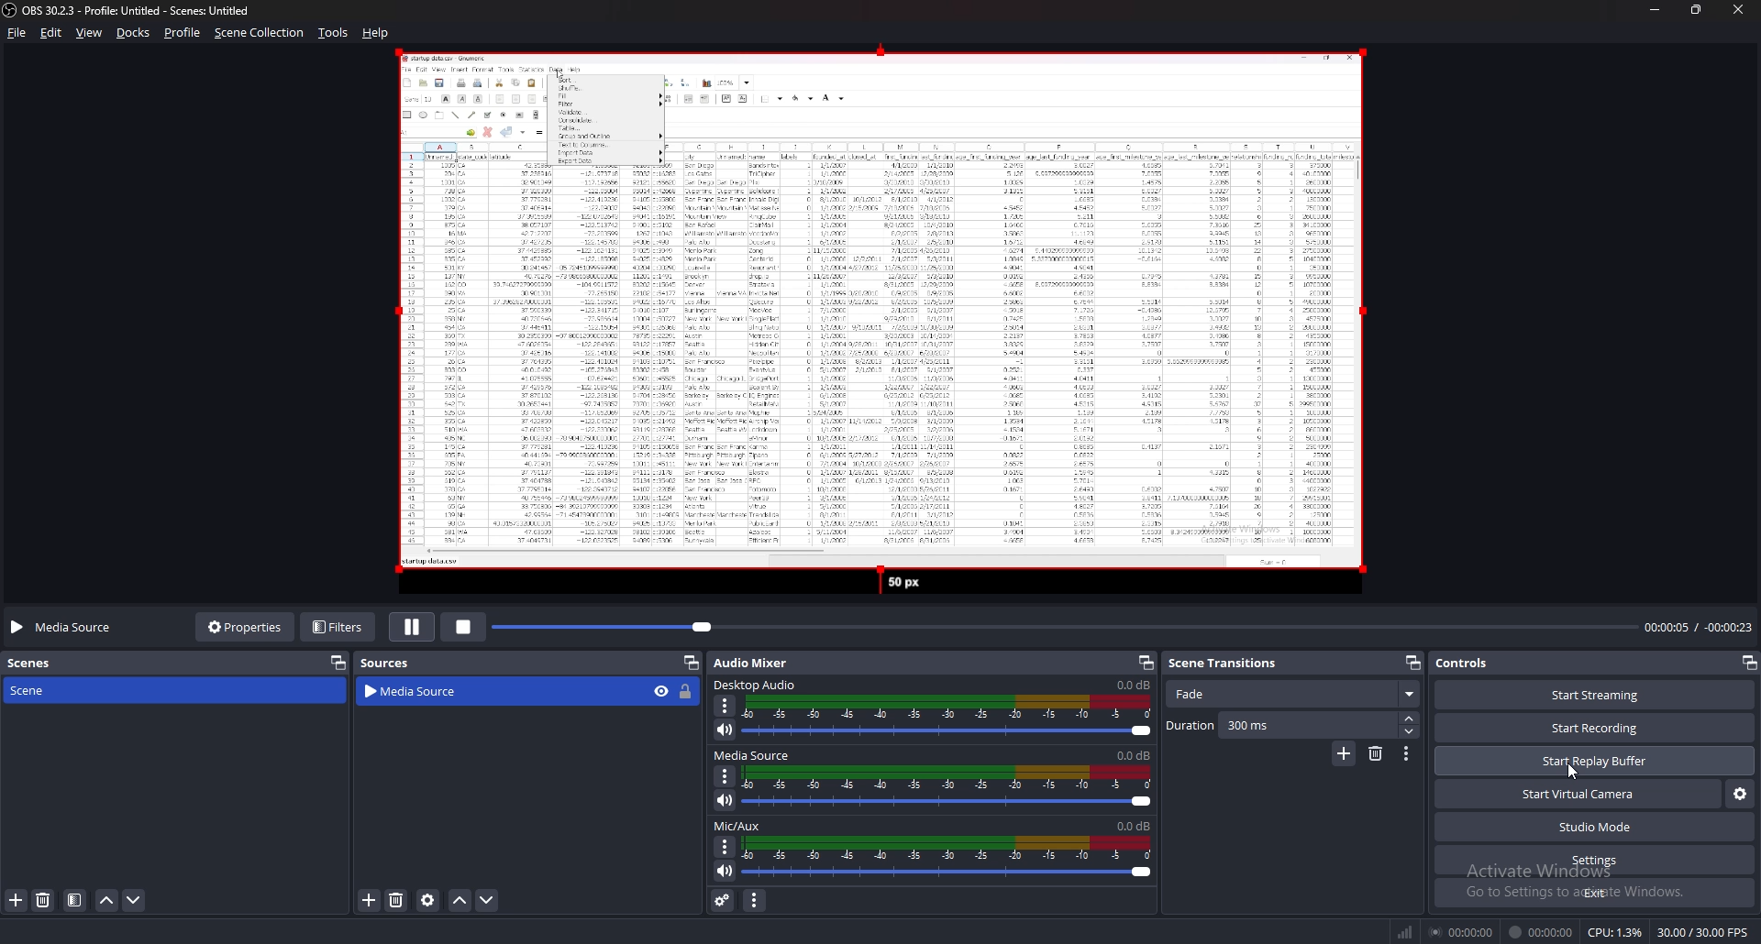 This screenshot has width=1761, height=944. What do you see at coordinates (726, 870) in the screenshot?
I see `mute` at bounding box center [726, 870].